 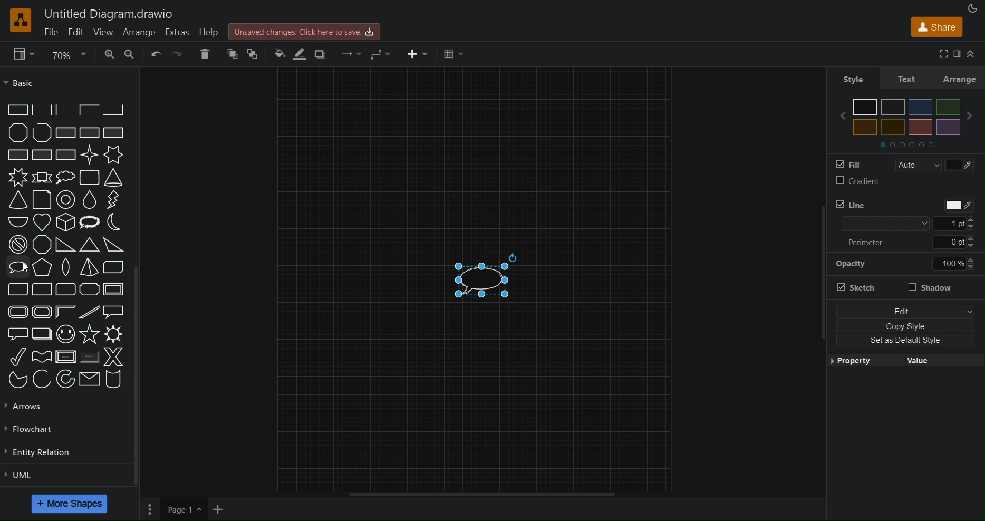 What do you see at coordinates (28, 407) in the screenshot?
I see `Arrows` at bounding box center [28, 407].